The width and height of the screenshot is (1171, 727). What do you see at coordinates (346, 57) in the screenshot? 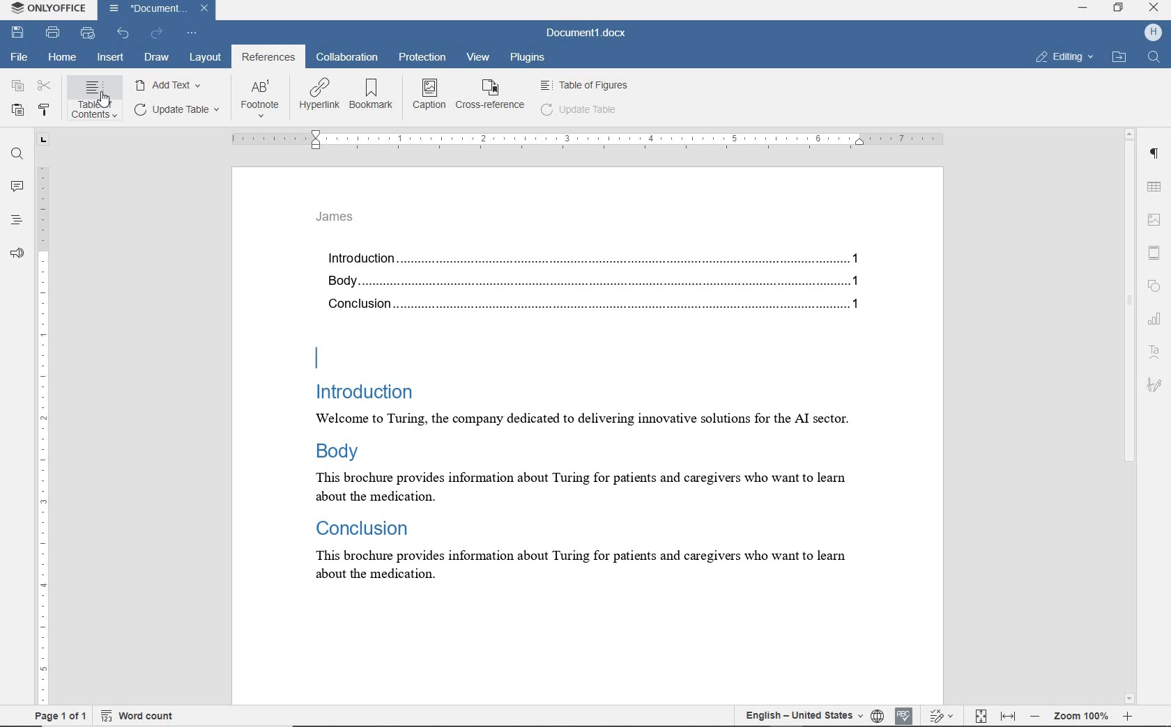
I see `collaboration` at bounding box center [346, 57].